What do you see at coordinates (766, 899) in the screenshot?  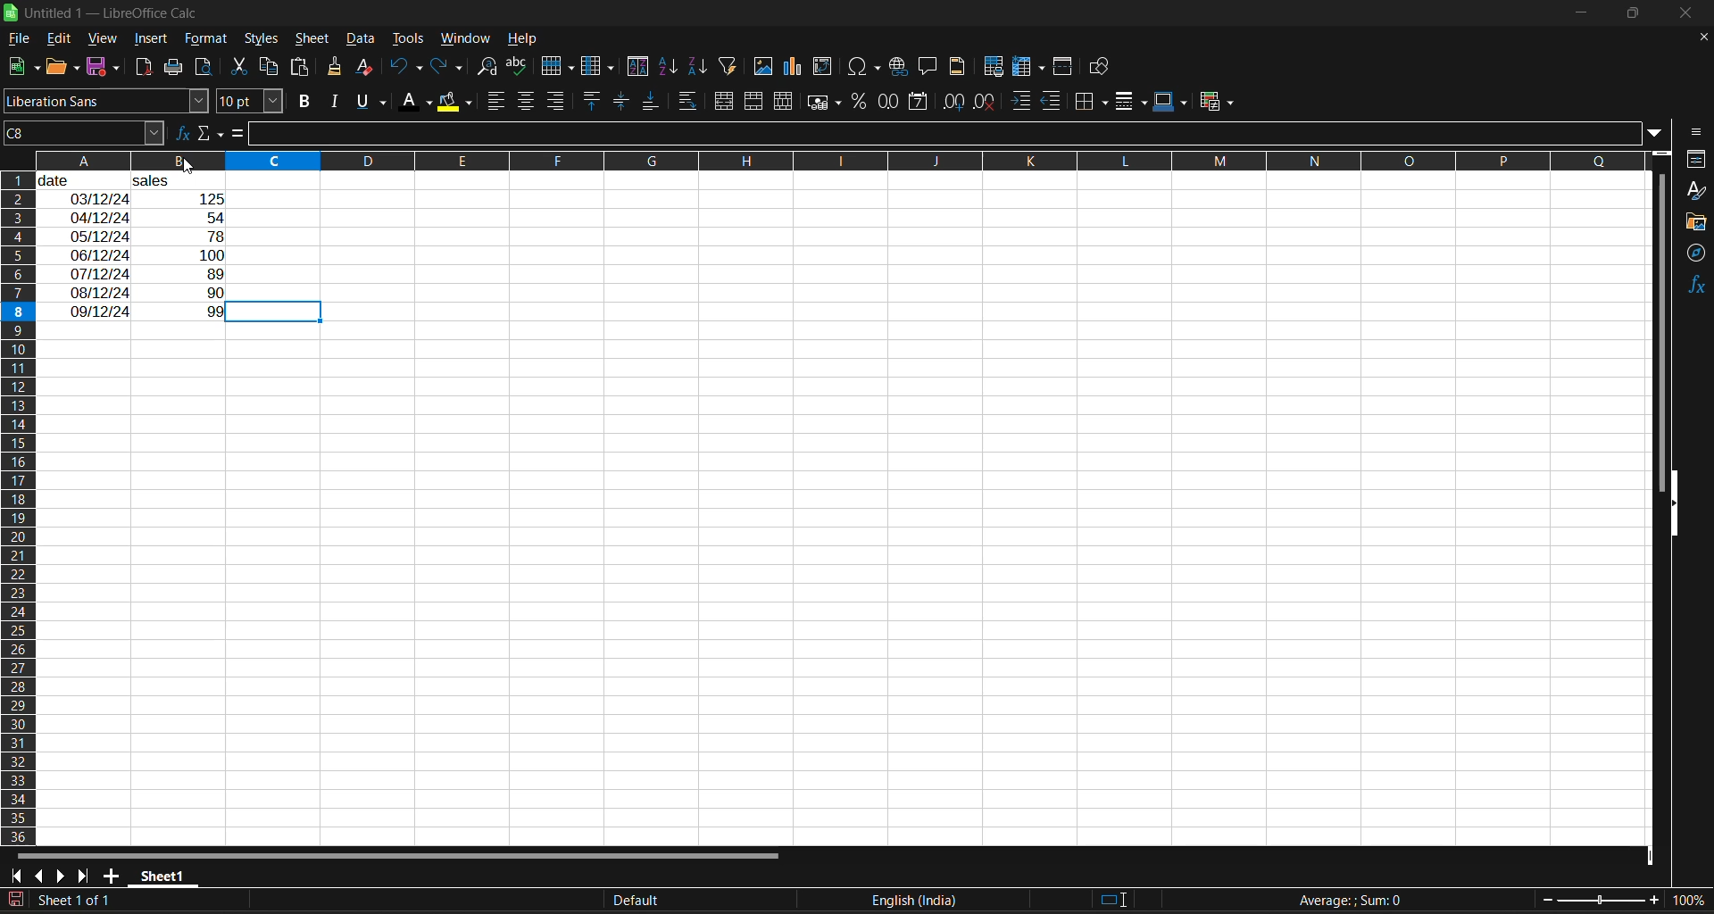 I see `text language` at bounding box center [766, 899].